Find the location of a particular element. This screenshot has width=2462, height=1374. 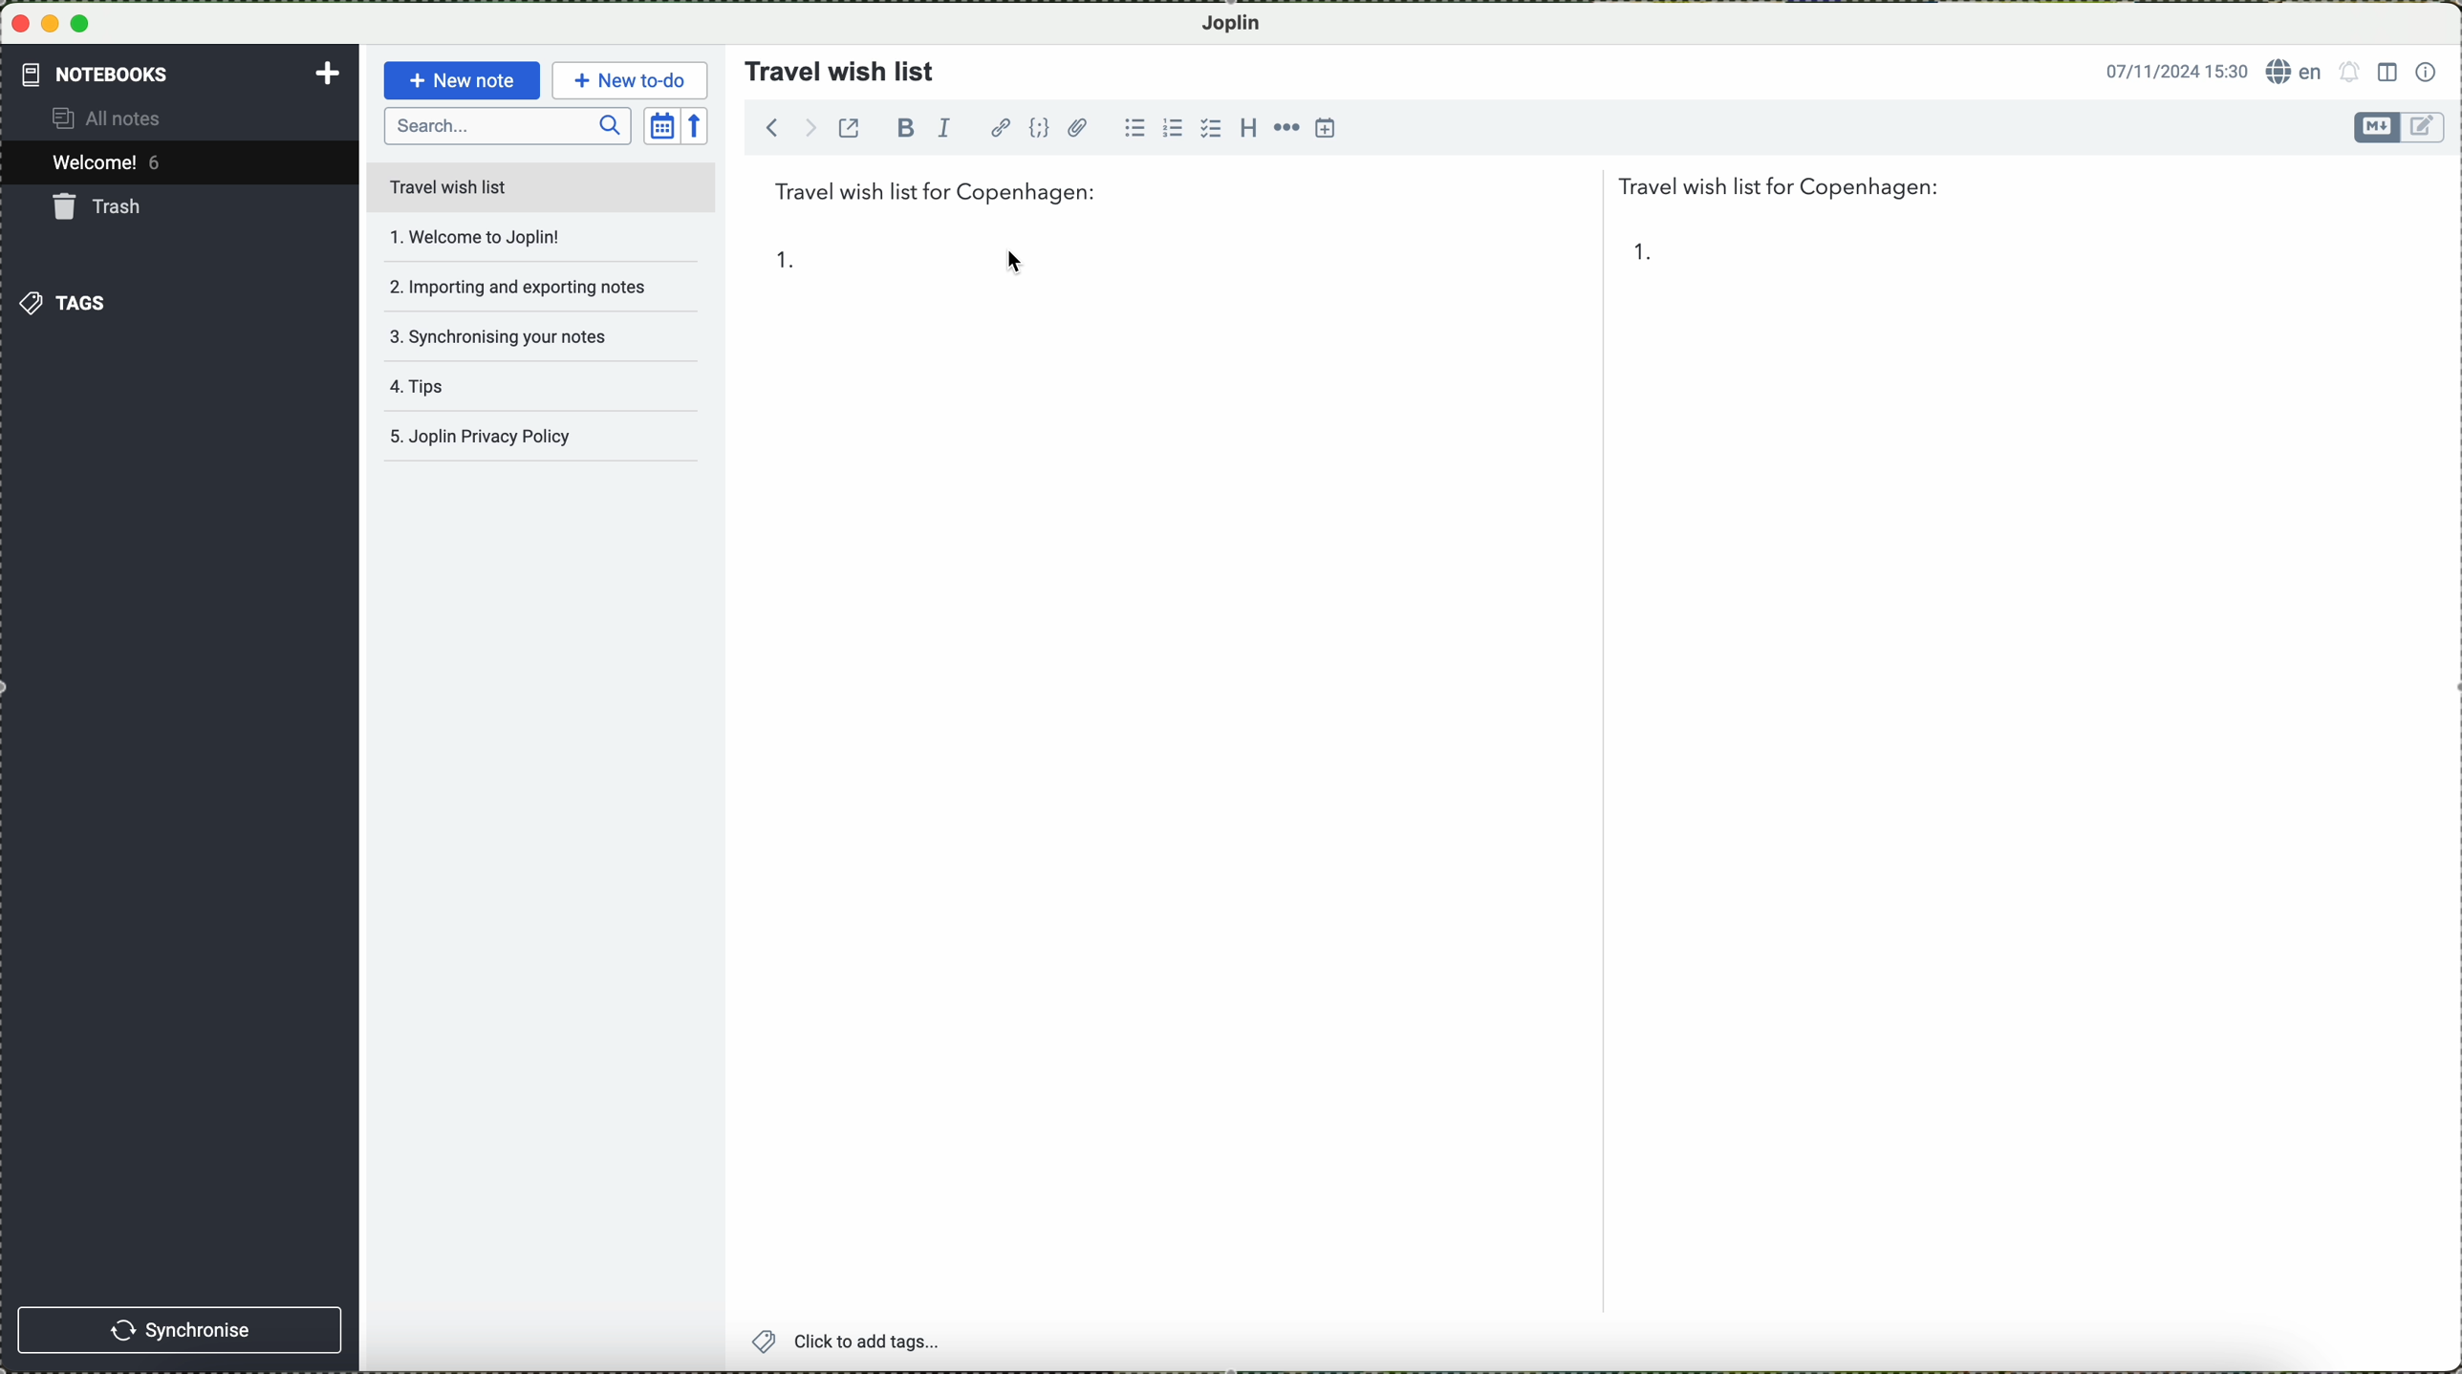

trash is located at coordinates (101, 206).